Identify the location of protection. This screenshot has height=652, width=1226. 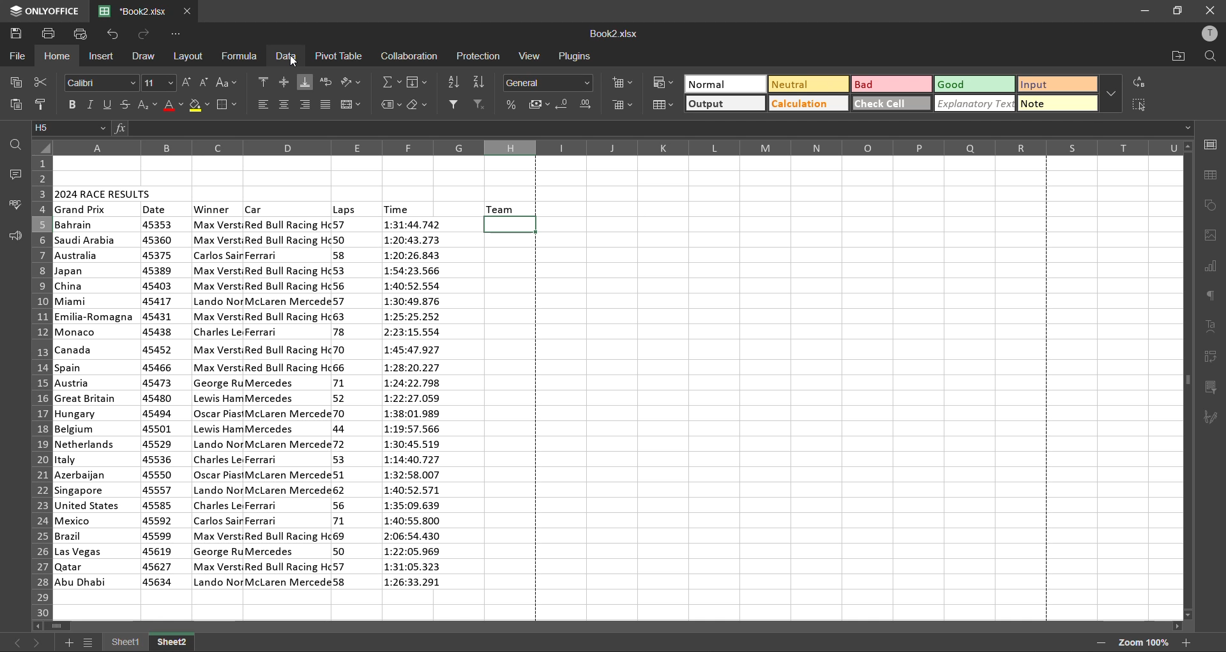
(480, 57).